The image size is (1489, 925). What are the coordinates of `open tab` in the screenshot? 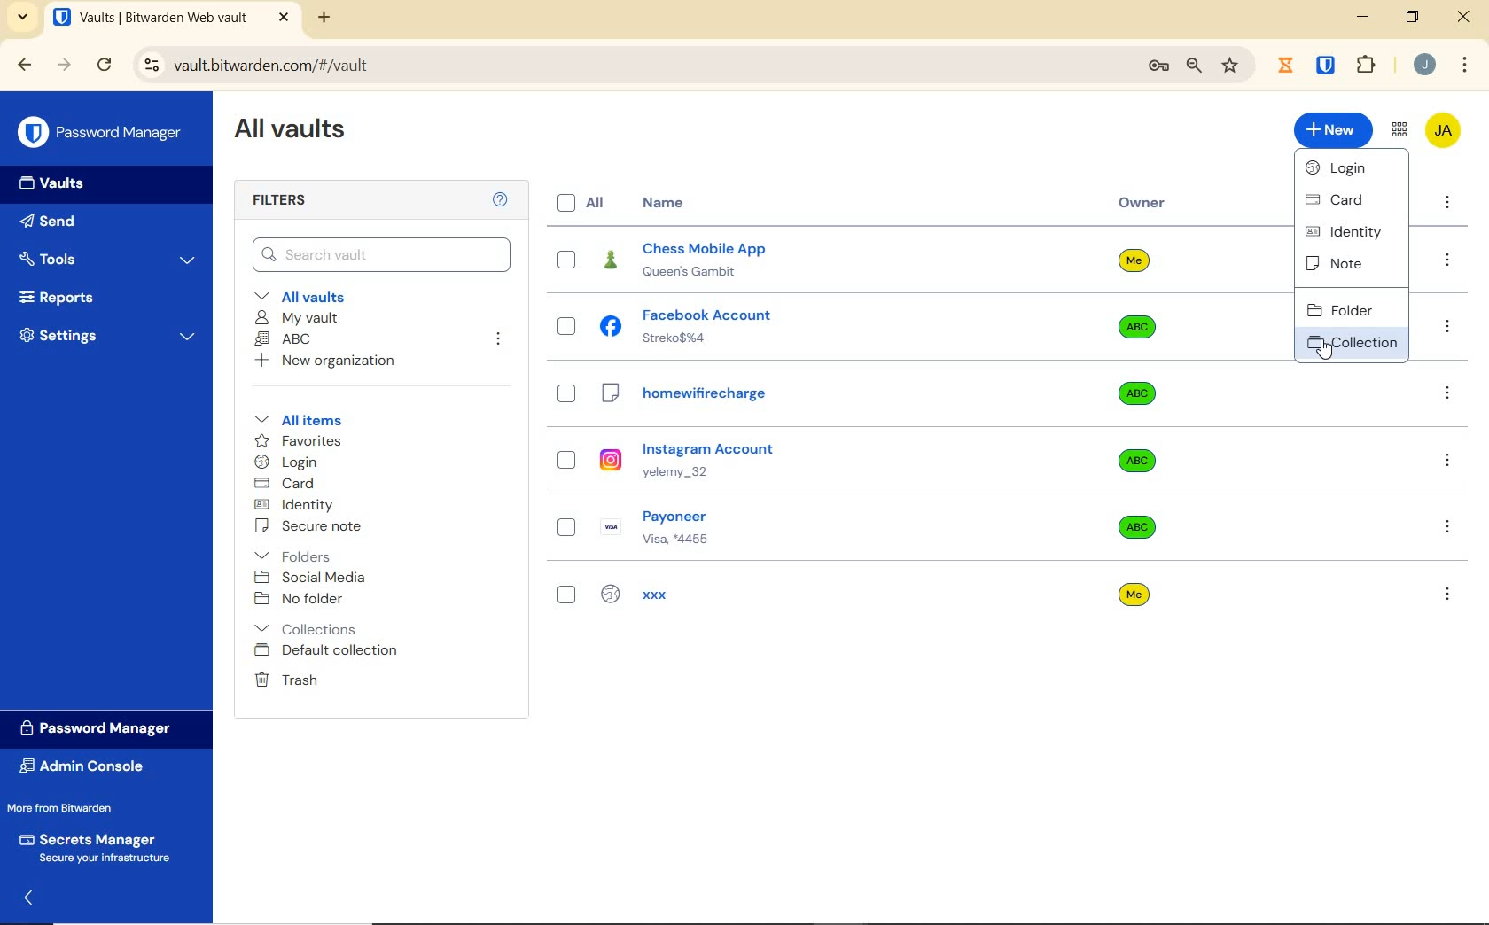 It's located at (171, 19).